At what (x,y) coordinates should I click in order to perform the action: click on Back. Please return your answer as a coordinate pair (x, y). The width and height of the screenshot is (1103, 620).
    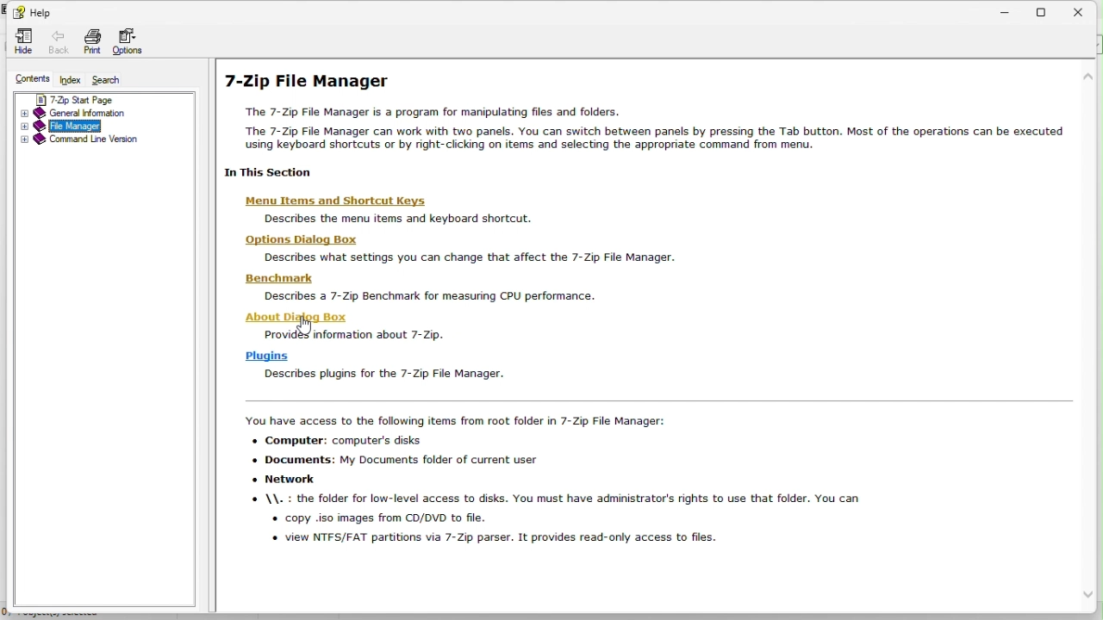
    Looking at the image, I should click on (59, 41).